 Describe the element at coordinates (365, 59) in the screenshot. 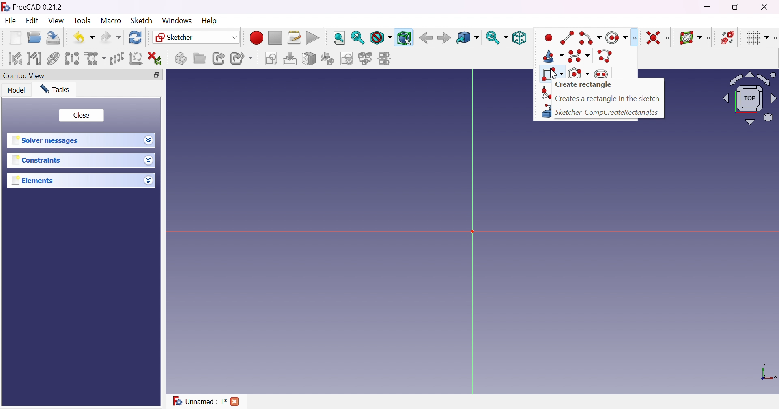

I see `Merge sketches` at that location.